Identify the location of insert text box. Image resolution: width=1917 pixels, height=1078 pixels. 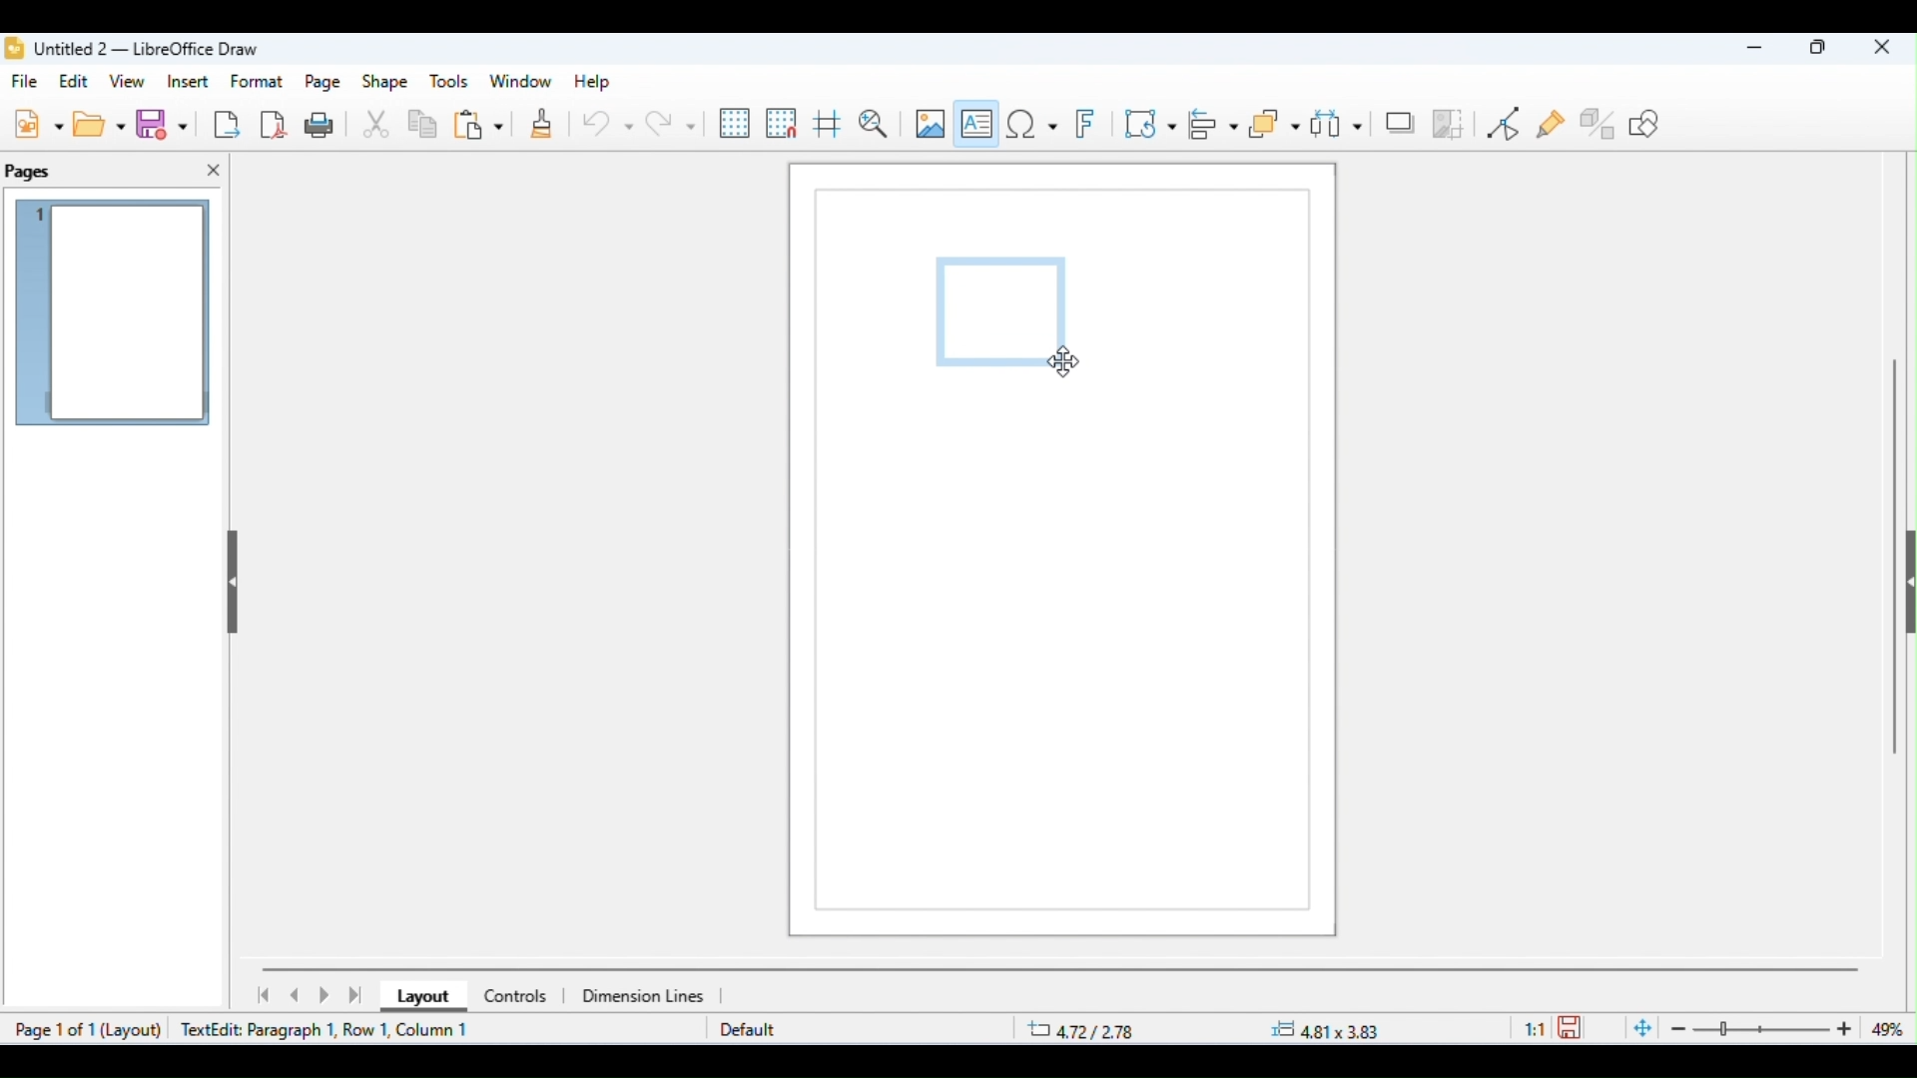
(977, 120).